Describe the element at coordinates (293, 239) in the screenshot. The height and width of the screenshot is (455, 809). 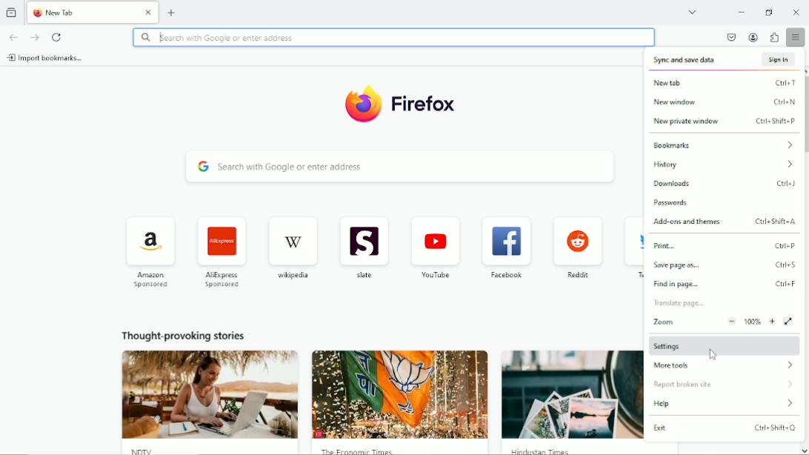
I see `icon` at that location.